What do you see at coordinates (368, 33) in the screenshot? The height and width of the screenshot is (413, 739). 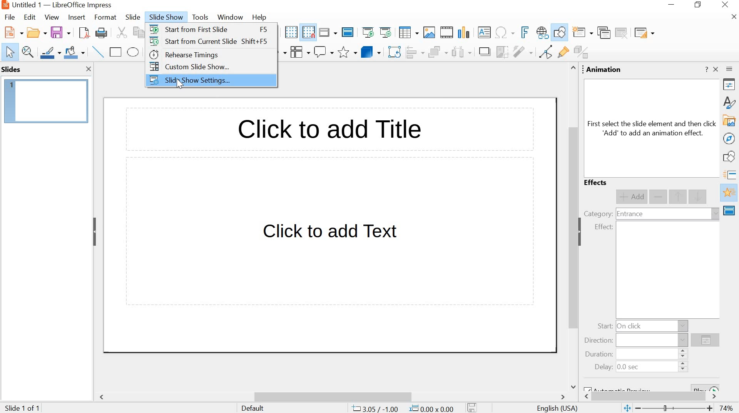 I see `slideshow from start slide` at bounding box center [368, 33].